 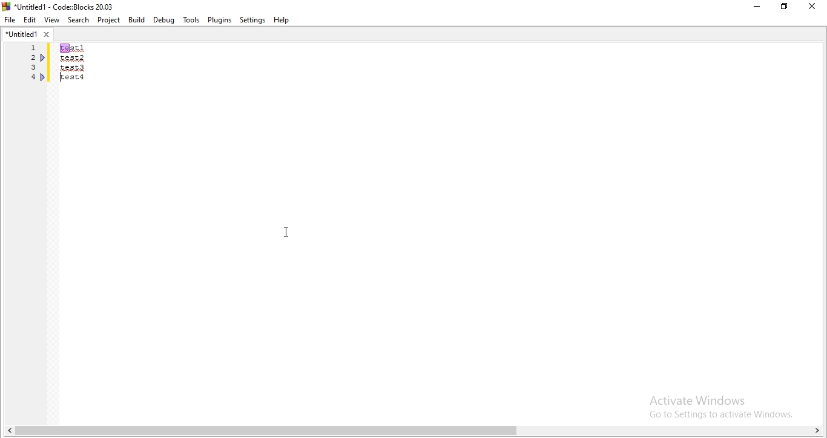 I want to click on 1,2,3,4,5, so click(x=30, y=71).